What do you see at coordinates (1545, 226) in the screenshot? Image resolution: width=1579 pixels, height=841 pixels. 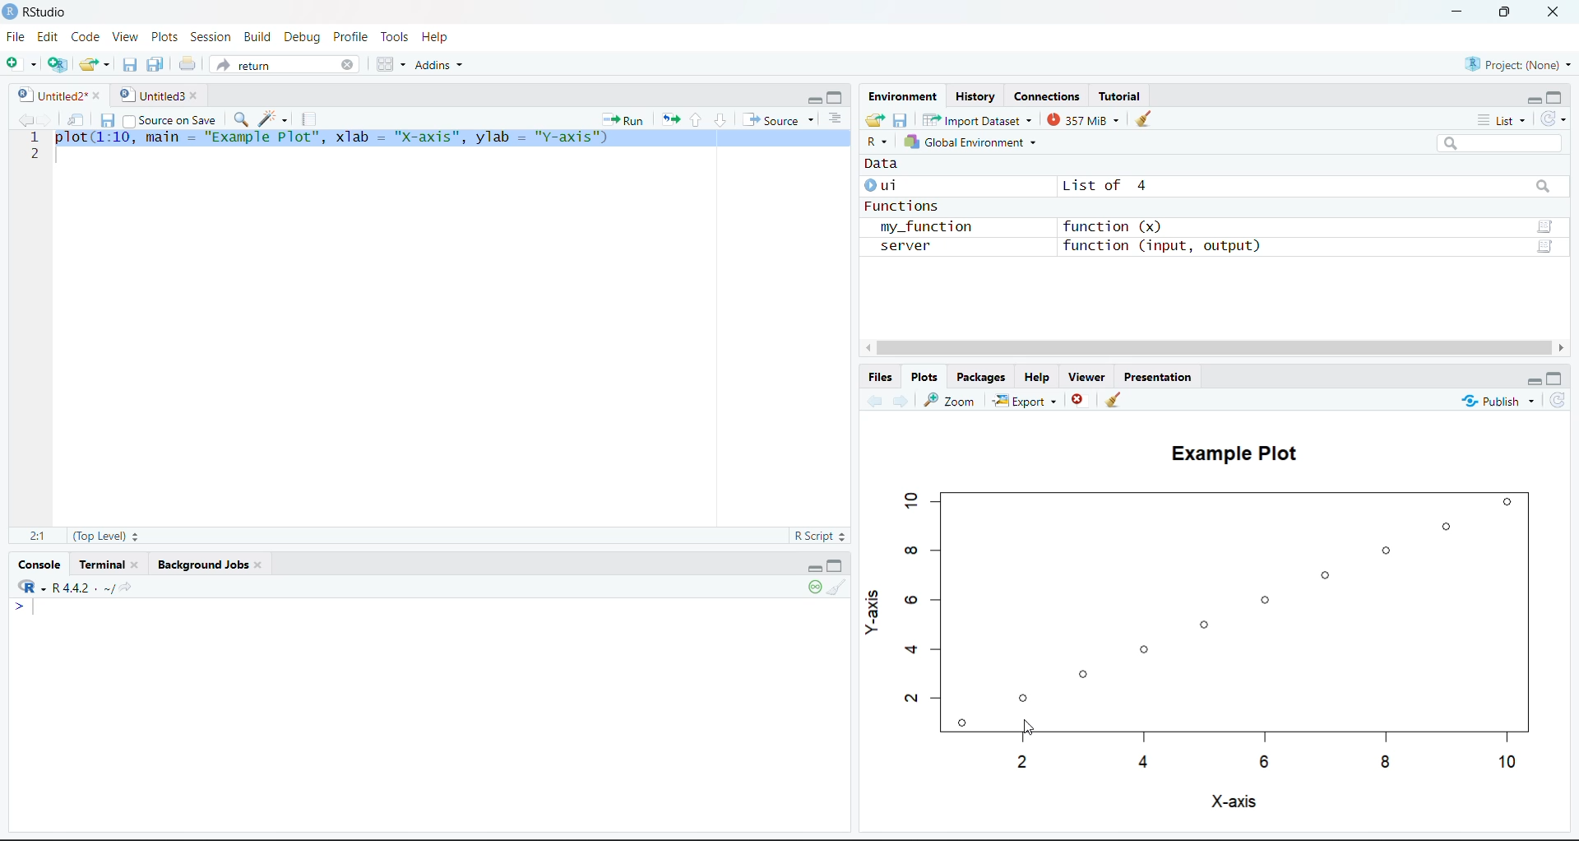 I see `Data/Table` at bounding box center [1545, 226].